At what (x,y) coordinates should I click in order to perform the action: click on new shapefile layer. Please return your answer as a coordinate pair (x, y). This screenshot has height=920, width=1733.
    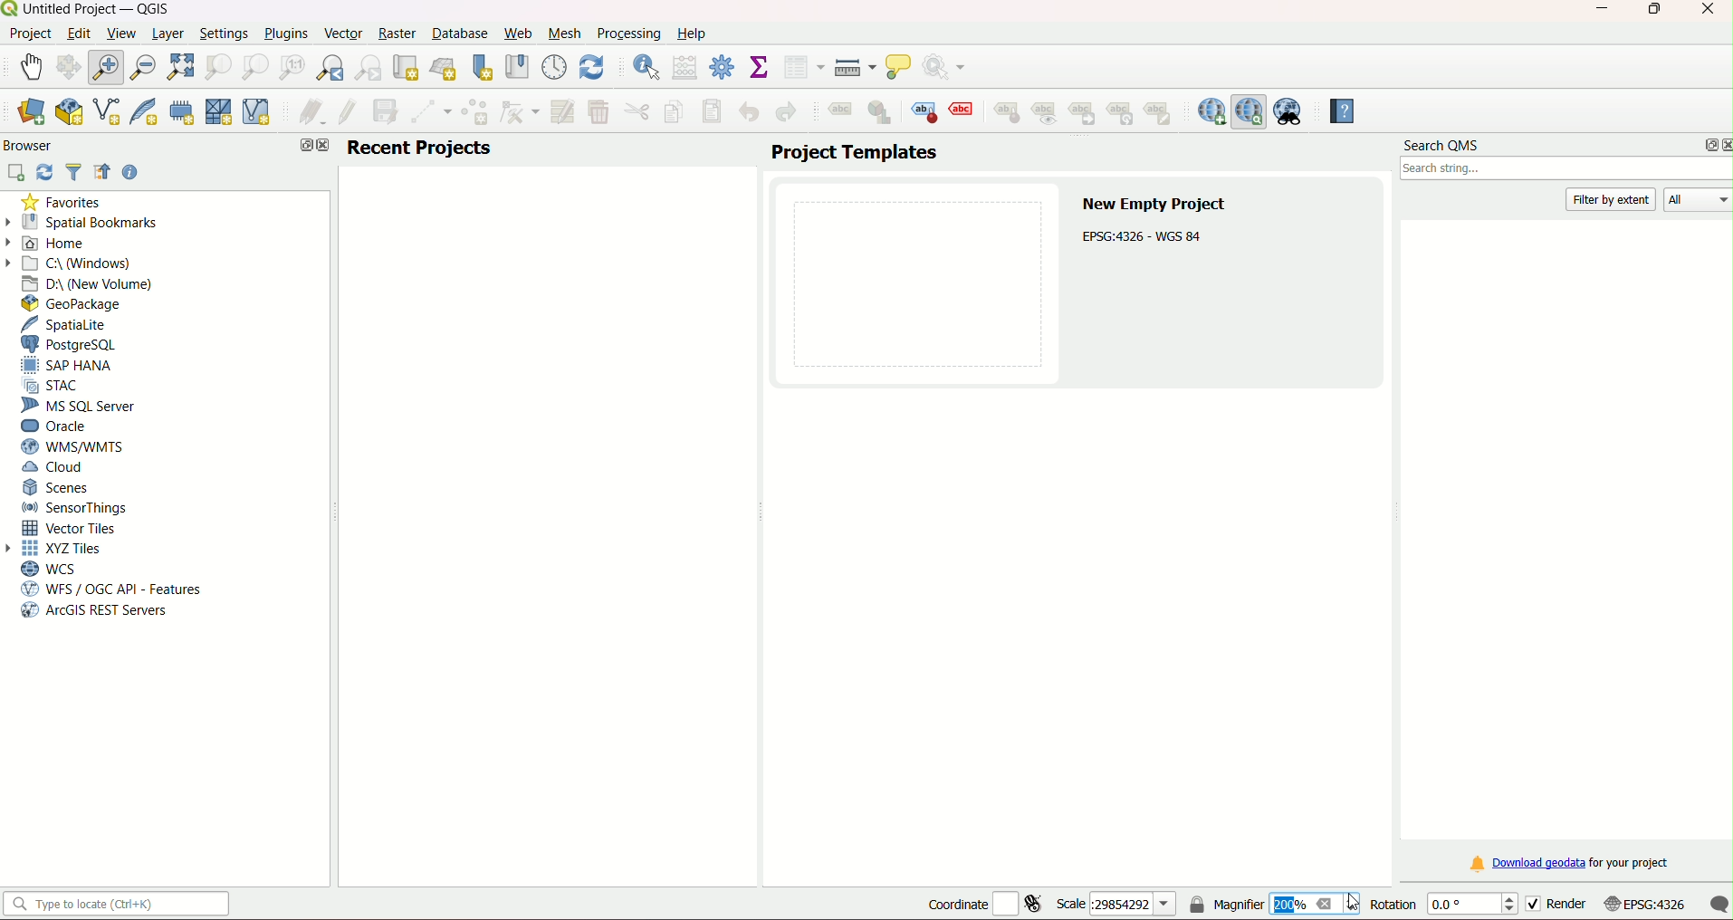
    Looking at the image, I should click on (106, 113).